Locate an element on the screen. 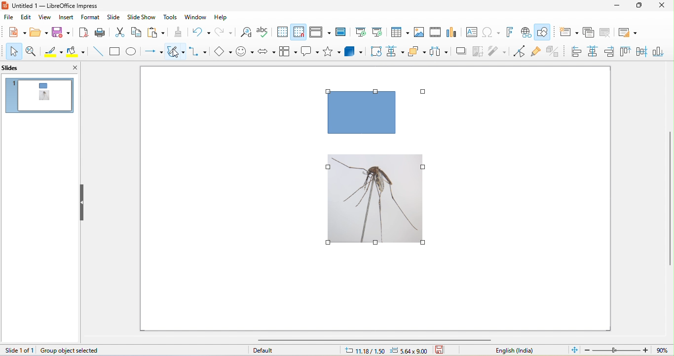  clone formatting is located at coordinates (177, 33).